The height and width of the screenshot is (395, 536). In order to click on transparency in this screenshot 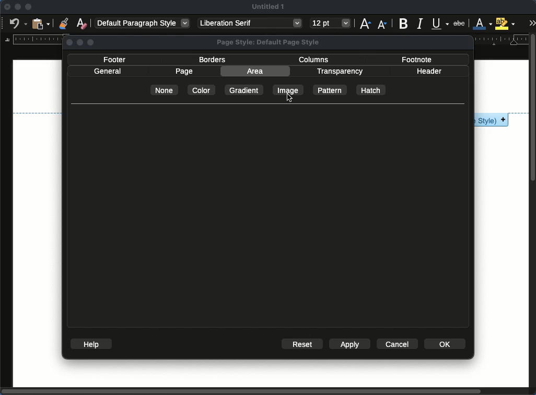, I will do `click(341, 72)`.